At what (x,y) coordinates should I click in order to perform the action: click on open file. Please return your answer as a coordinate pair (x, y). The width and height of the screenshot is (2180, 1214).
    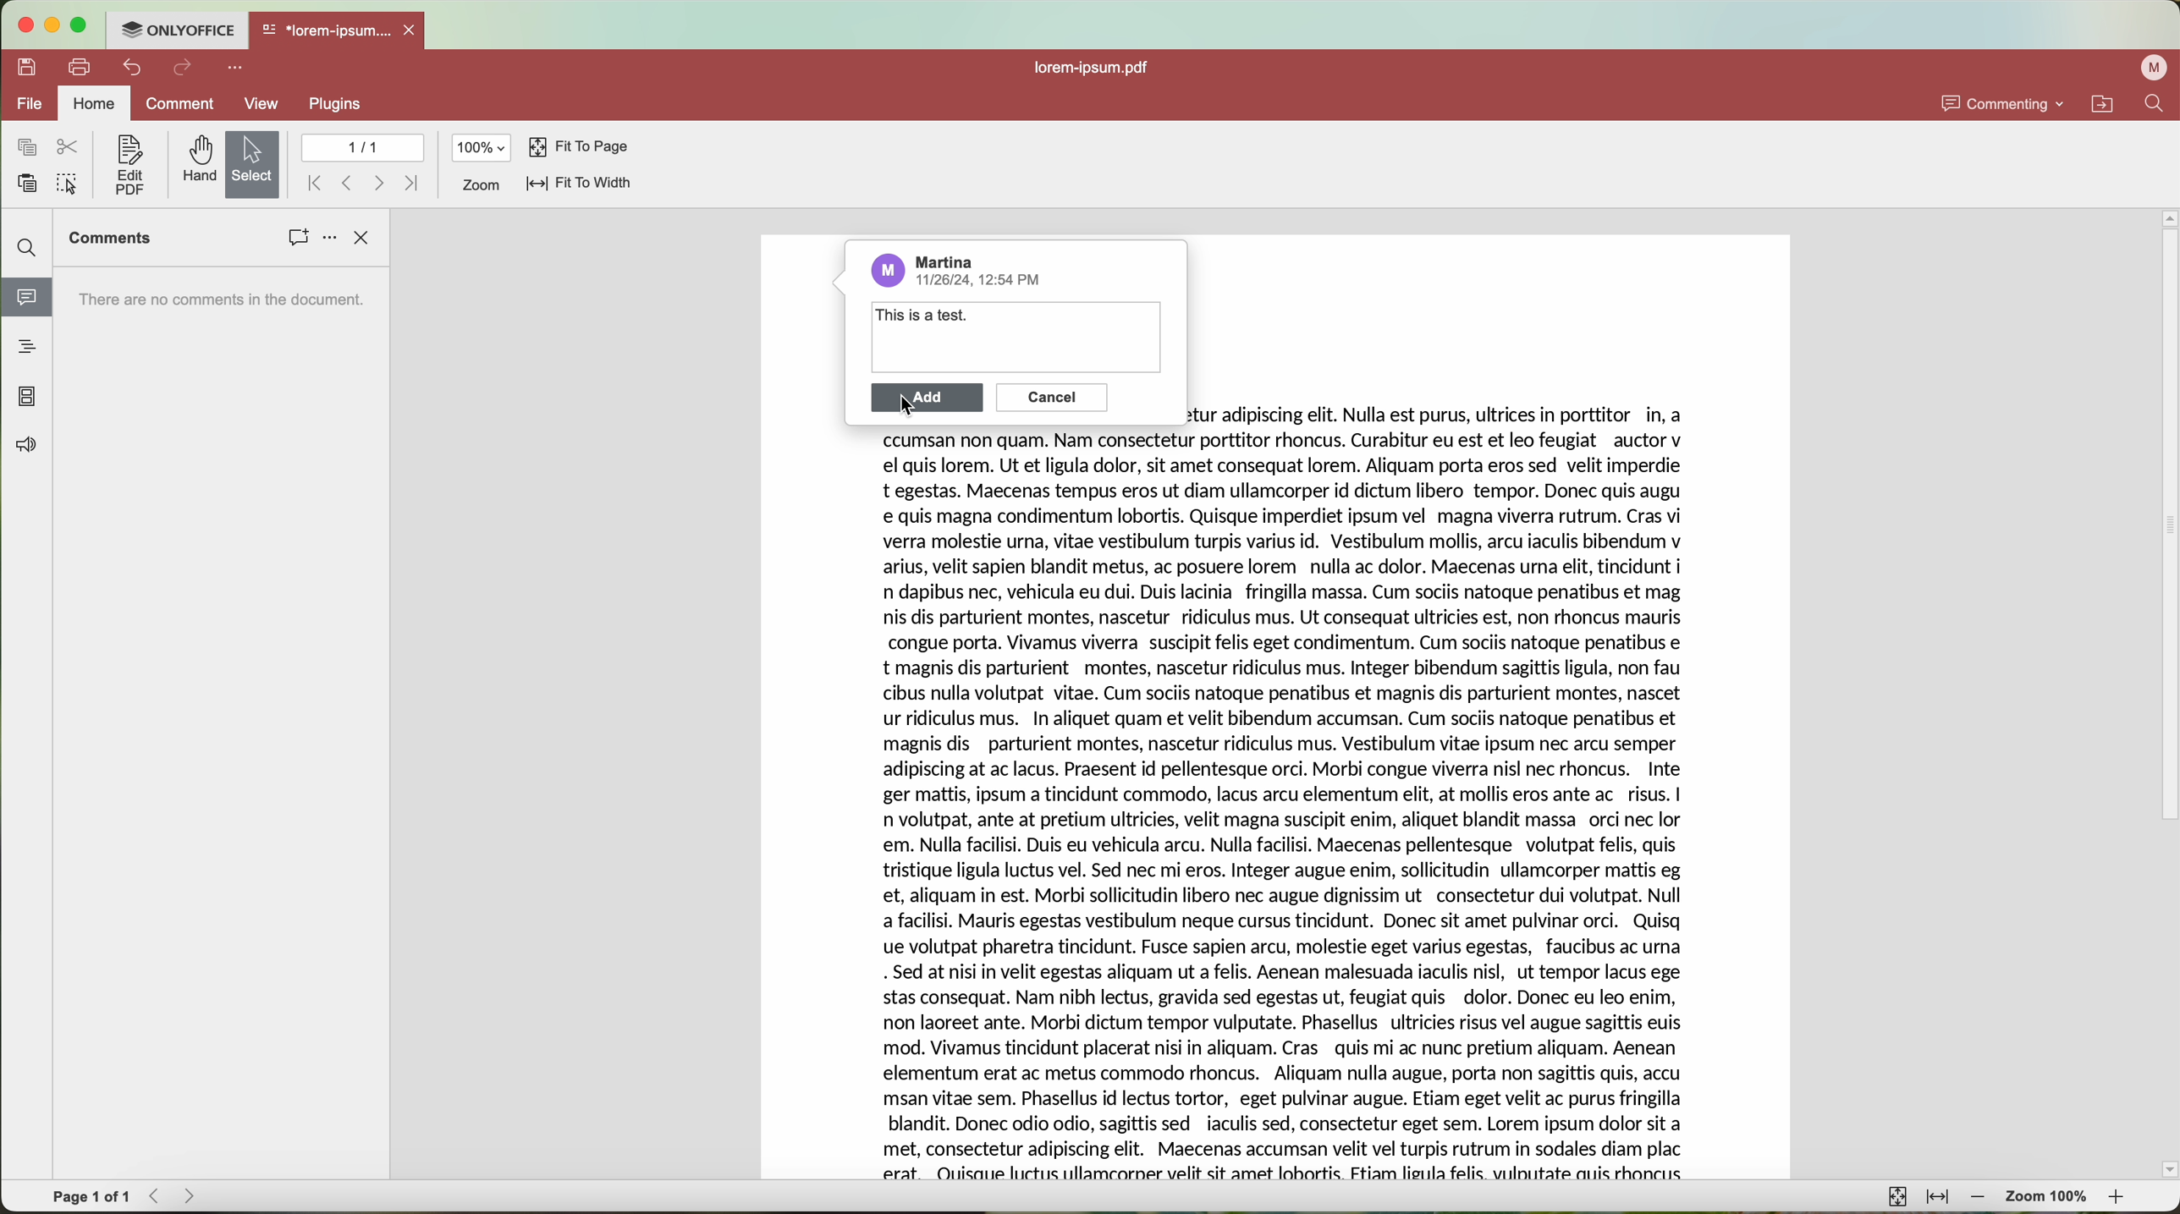
    Looking at the image, I should click on (339, 31).